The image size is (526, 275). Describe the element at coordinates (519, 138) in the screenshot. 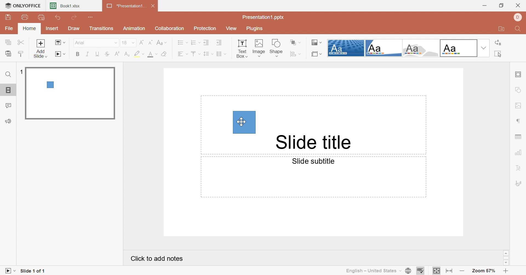

I see `Table settings` at that location.